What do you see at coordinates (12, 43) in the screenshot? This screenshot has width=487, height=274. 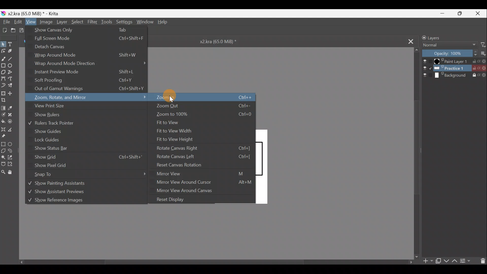 I see `Text tool` at bounding box center [12, 43].